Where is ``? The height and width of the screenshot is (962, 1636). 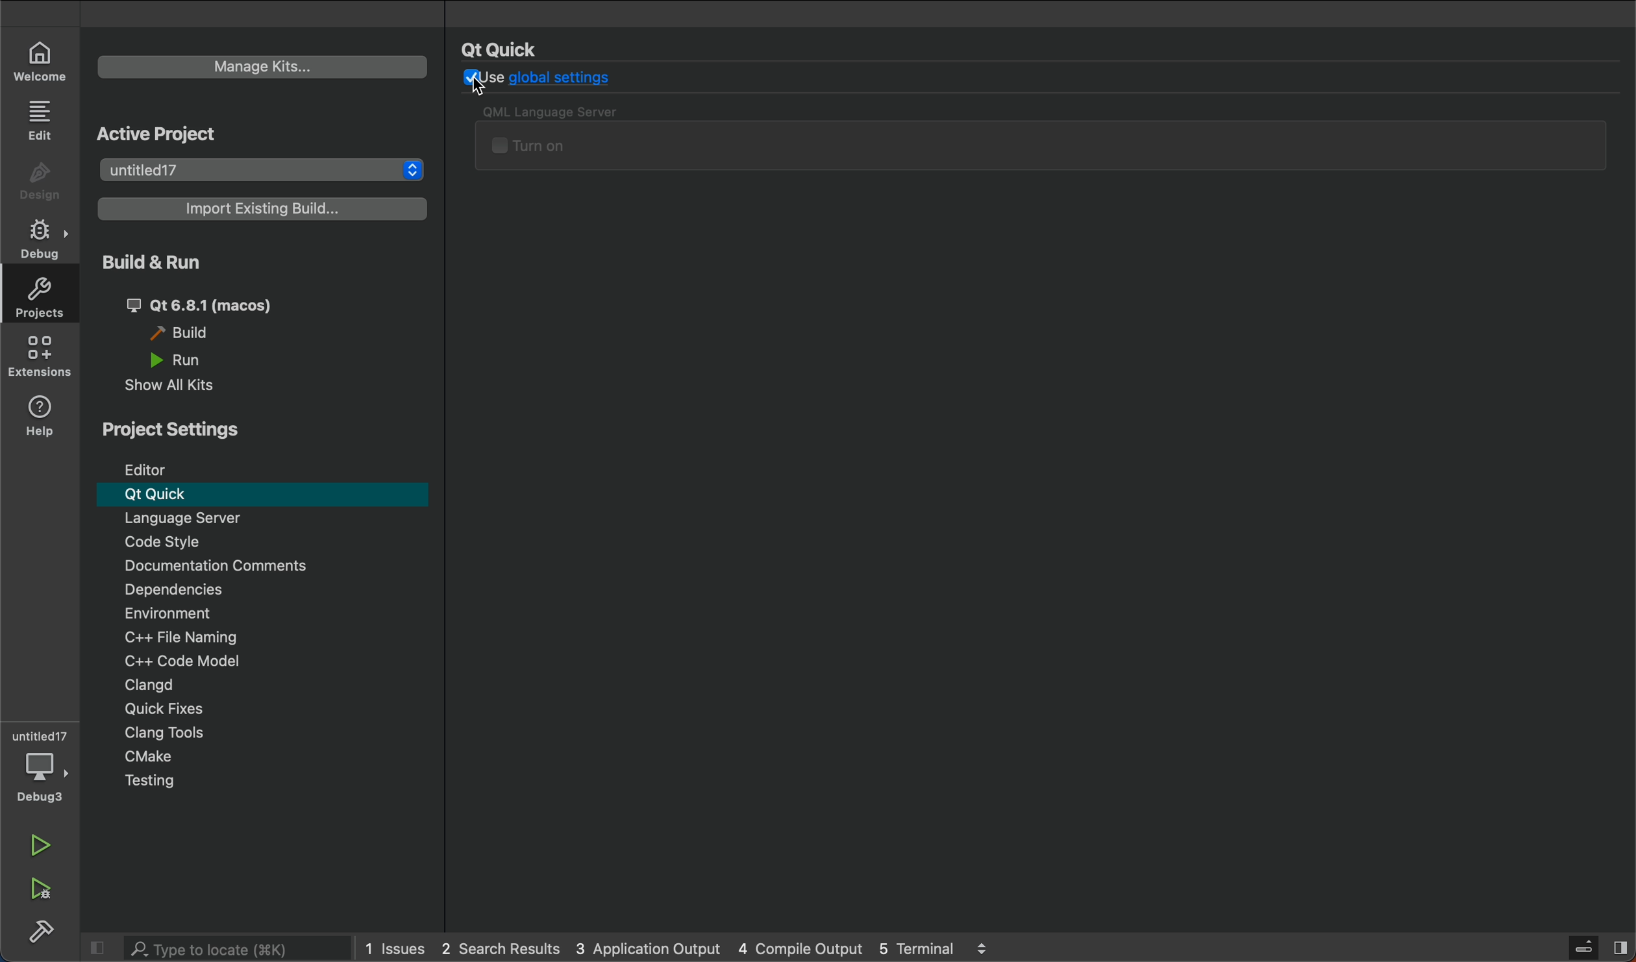
 is located at coordinates (266, 520).